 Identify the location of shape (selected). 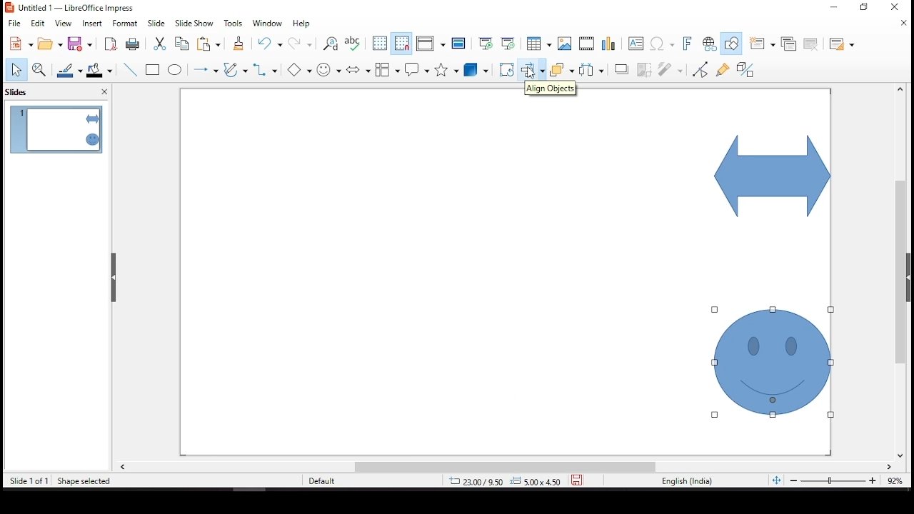
(768, 176).